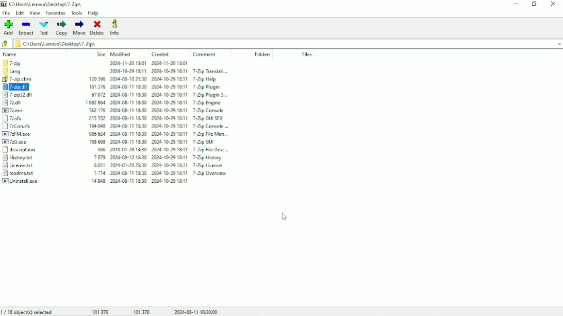  What do you see at coordinates (8, 27) in the screenshot?
I see `Add` at bounding box center [8, 27].